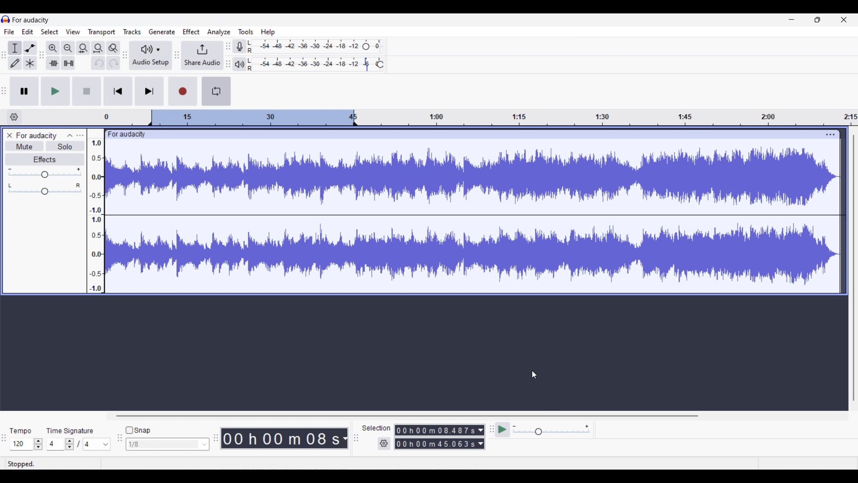 This screenshot has width=858, height=483. What do you see at coordinates (138, 430) in the screenshot?
I see `Toggle for snap` at bounding box center [138, 430].